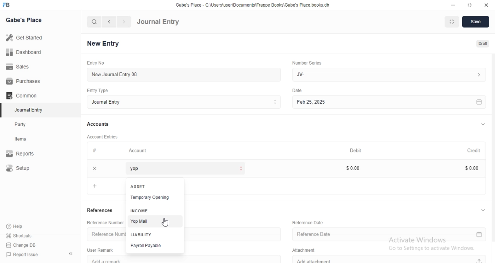 The image size is (495, 263). I want to click on Credit, so click(470, 150).